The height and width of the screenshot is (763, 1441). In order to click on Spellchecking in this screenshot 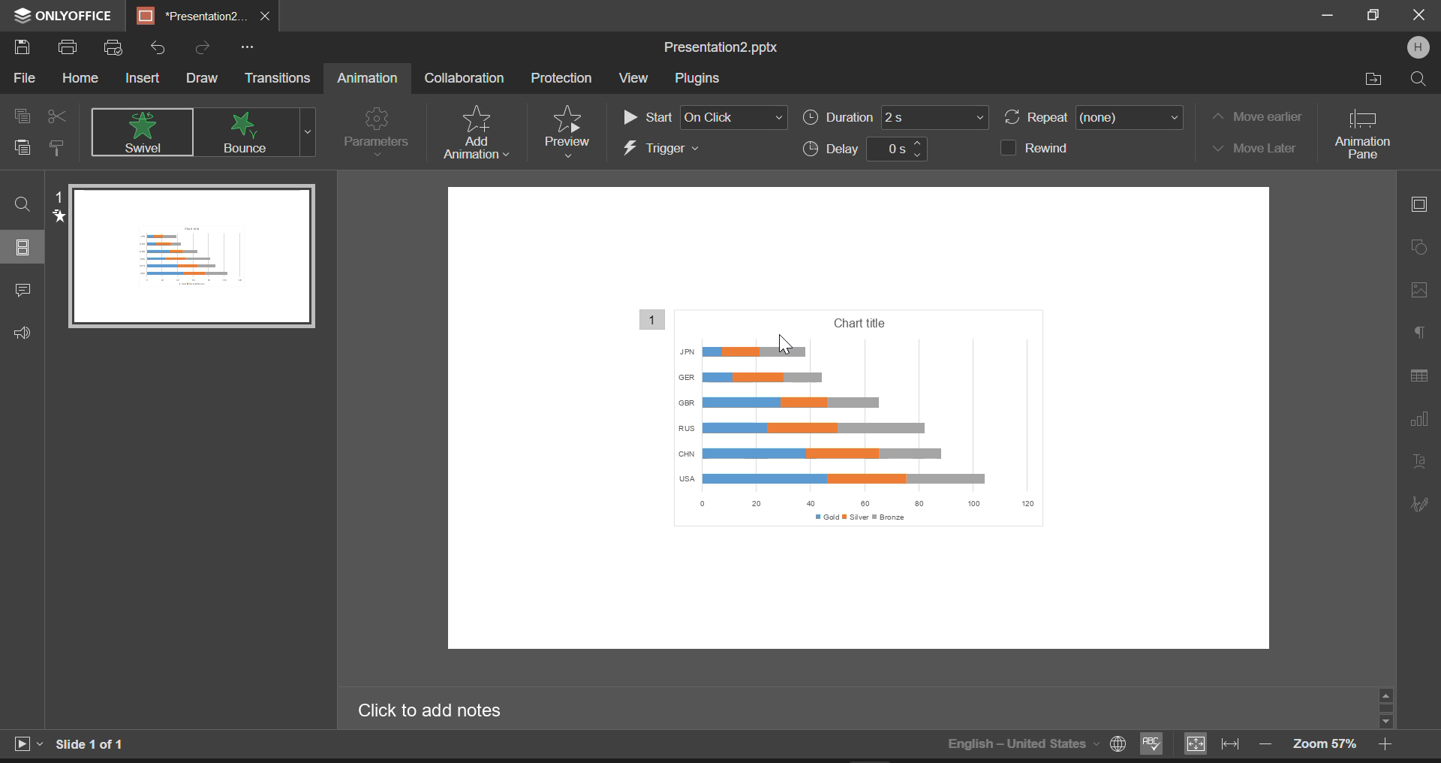, I will do `click(1152, 745)`.